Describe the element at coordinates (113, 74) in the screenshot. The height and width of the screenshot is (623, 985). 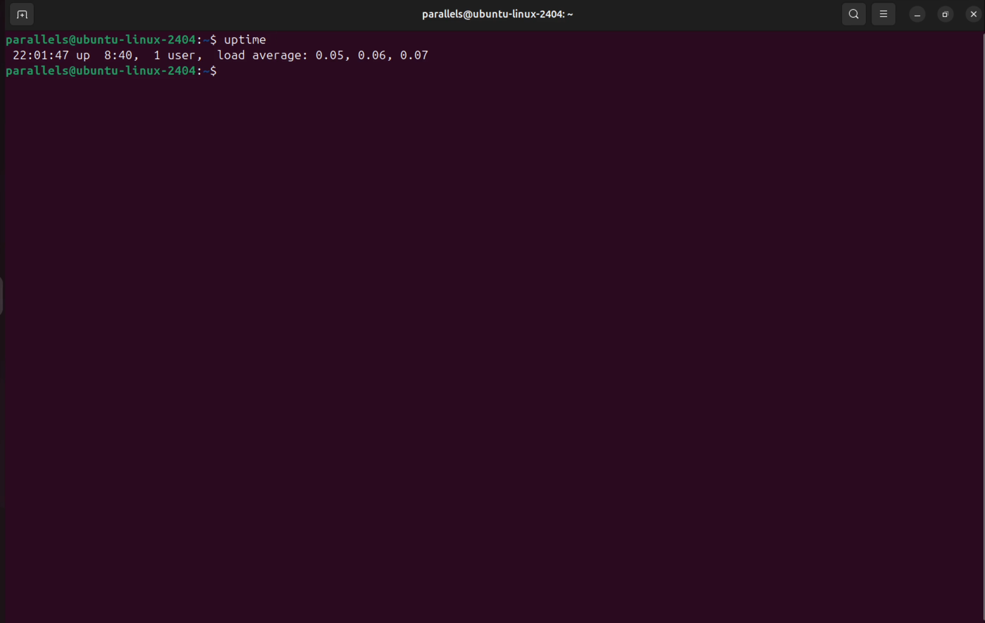
I see `parallels@ubuntu-1linux-2404:-$` at that location.